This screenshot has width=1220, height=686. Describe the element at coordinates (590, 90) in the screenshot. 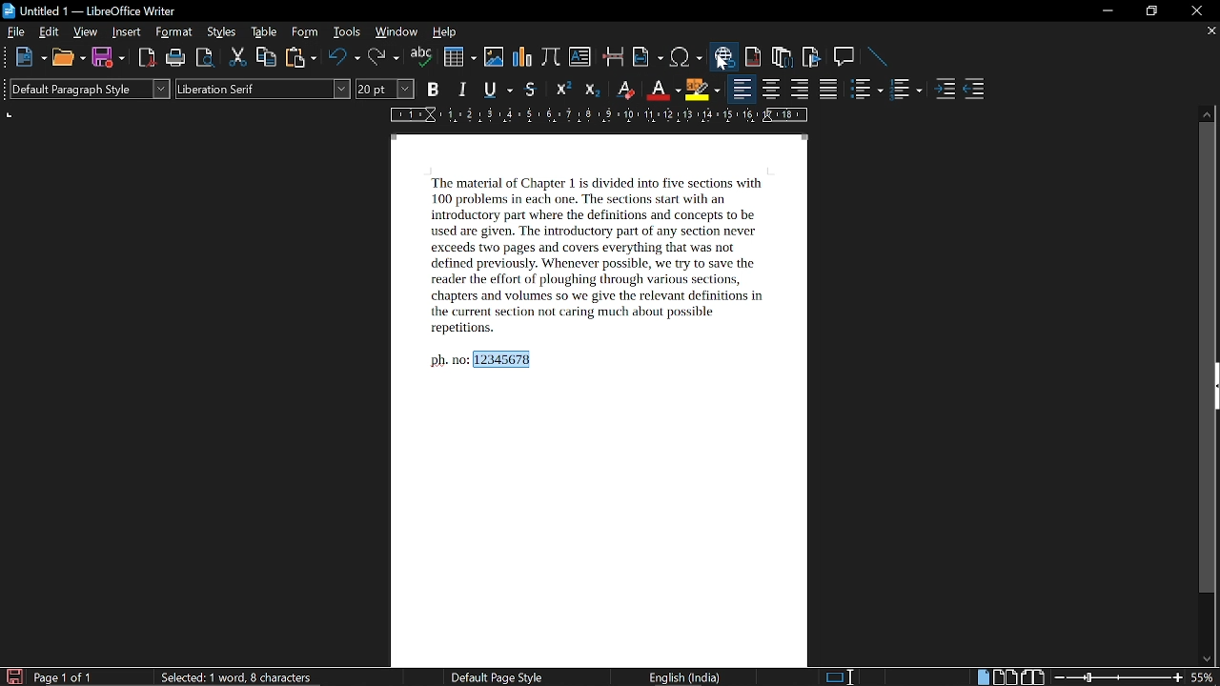

I see `subscript` at that location.